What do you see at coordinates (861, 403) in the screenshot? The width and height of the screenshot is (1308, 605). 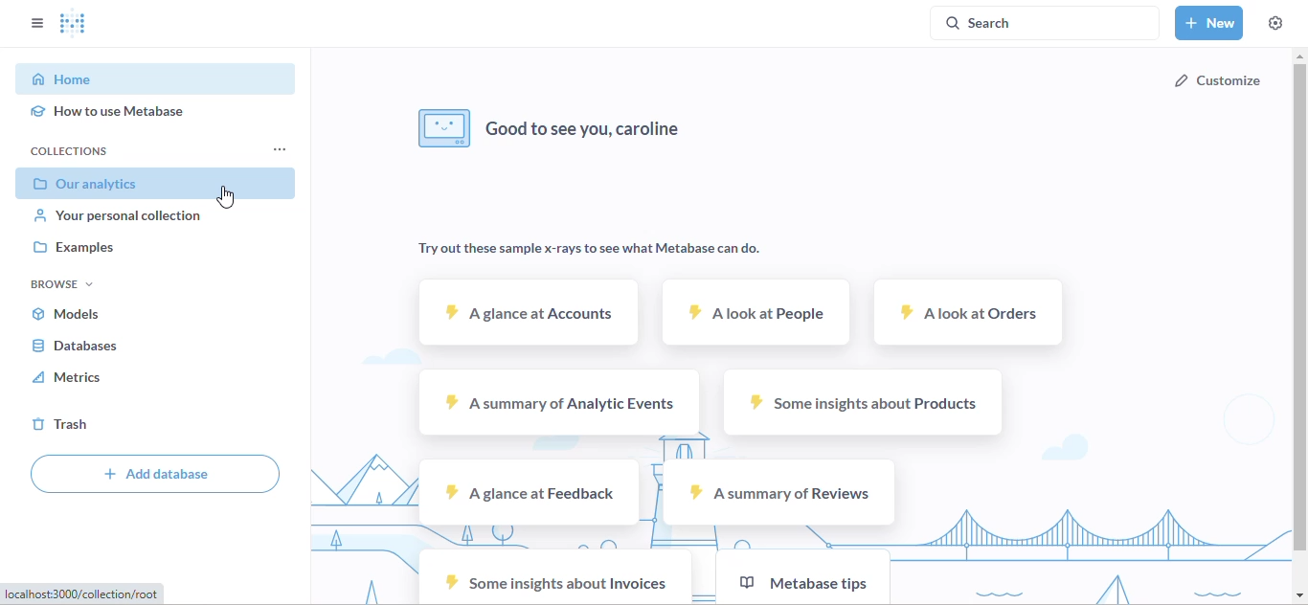 I see `some insights about products` at bounding box center [861, 403].